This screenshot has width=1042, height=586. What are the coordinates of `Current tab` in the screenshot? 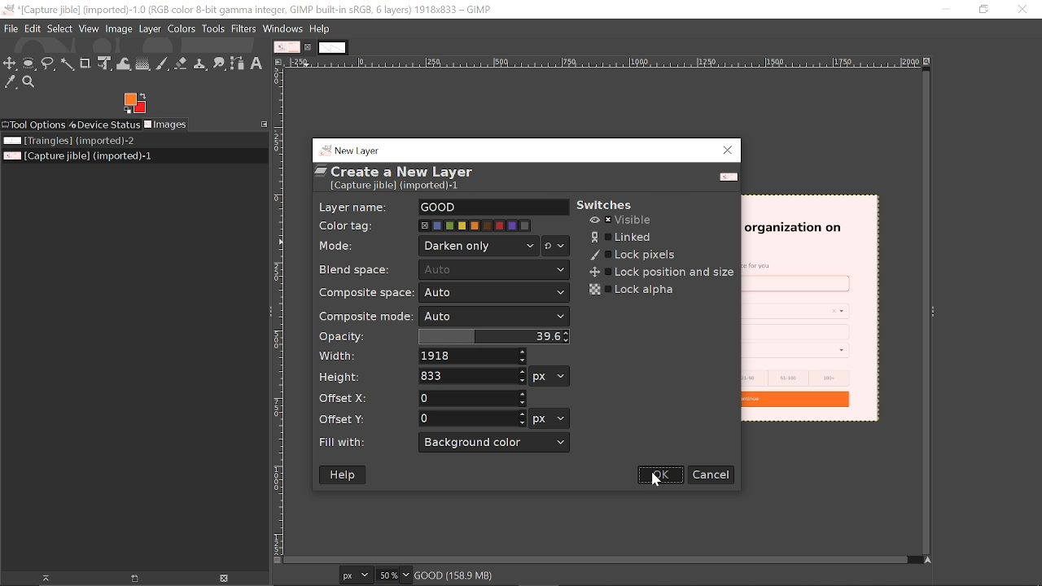 It's located at (287, 47).